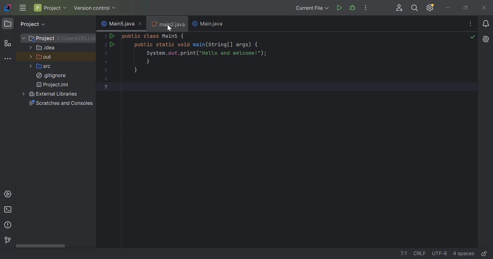 The width and height of the screenshot is (493, 259). What do you see at coordinates (75, 39) in the screenshot?
I see `C:\Users\Users\DELL\` at bounding box center [75, 39].